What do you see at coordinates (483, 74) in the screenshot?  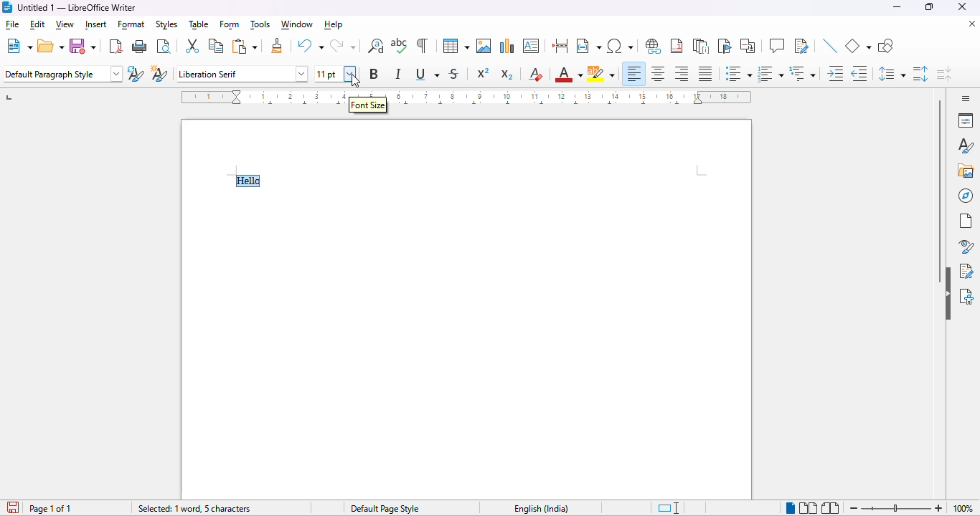 I see `superscript` at bounding box center [483, 74].